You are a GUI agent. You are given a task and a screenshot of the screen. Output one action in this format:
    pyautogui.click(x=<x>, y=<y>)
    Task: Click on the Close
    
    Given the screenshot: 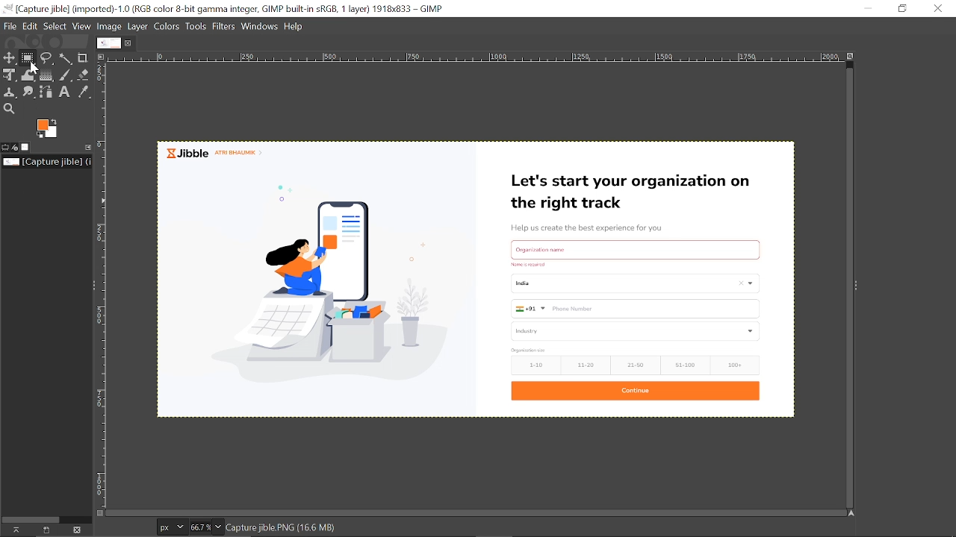 What is the action you would take?
    pyautogui.click(x=937, y=8)
    